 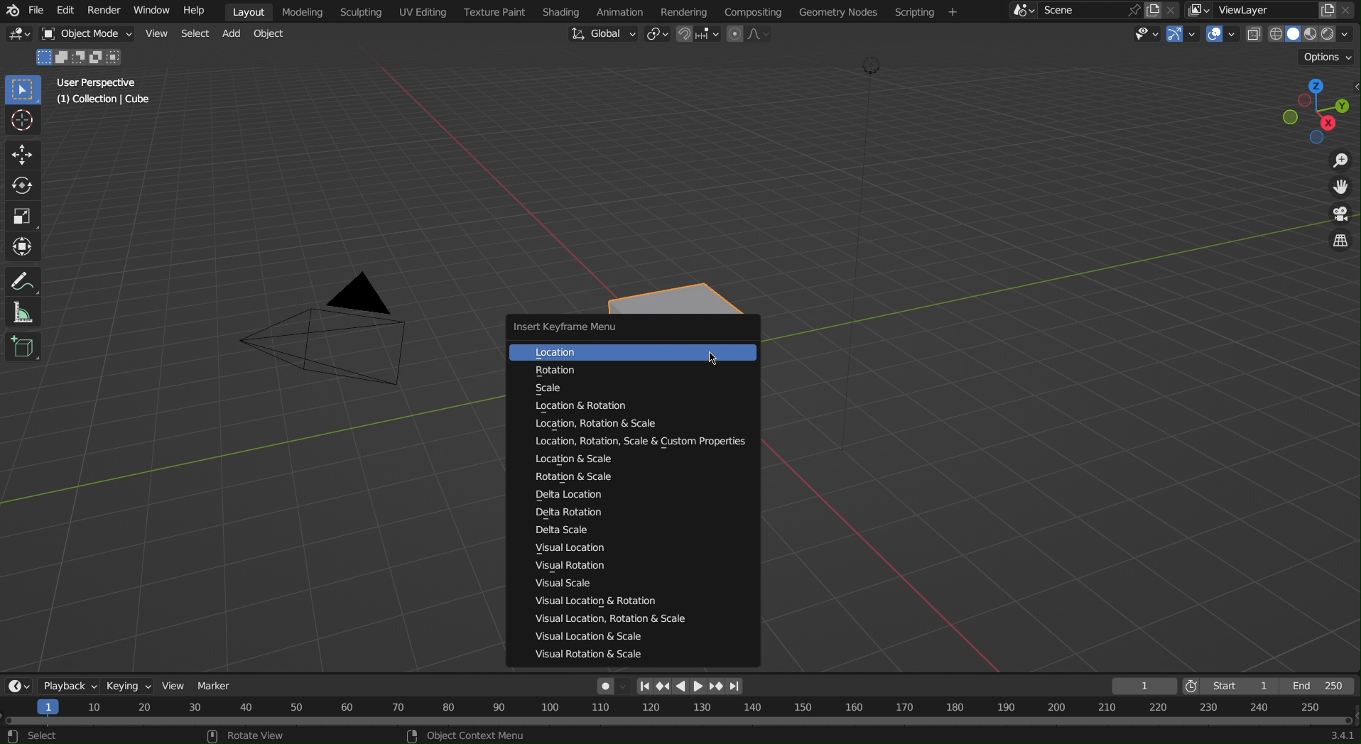 I want to click on Transform, so click(x=23, y=246).